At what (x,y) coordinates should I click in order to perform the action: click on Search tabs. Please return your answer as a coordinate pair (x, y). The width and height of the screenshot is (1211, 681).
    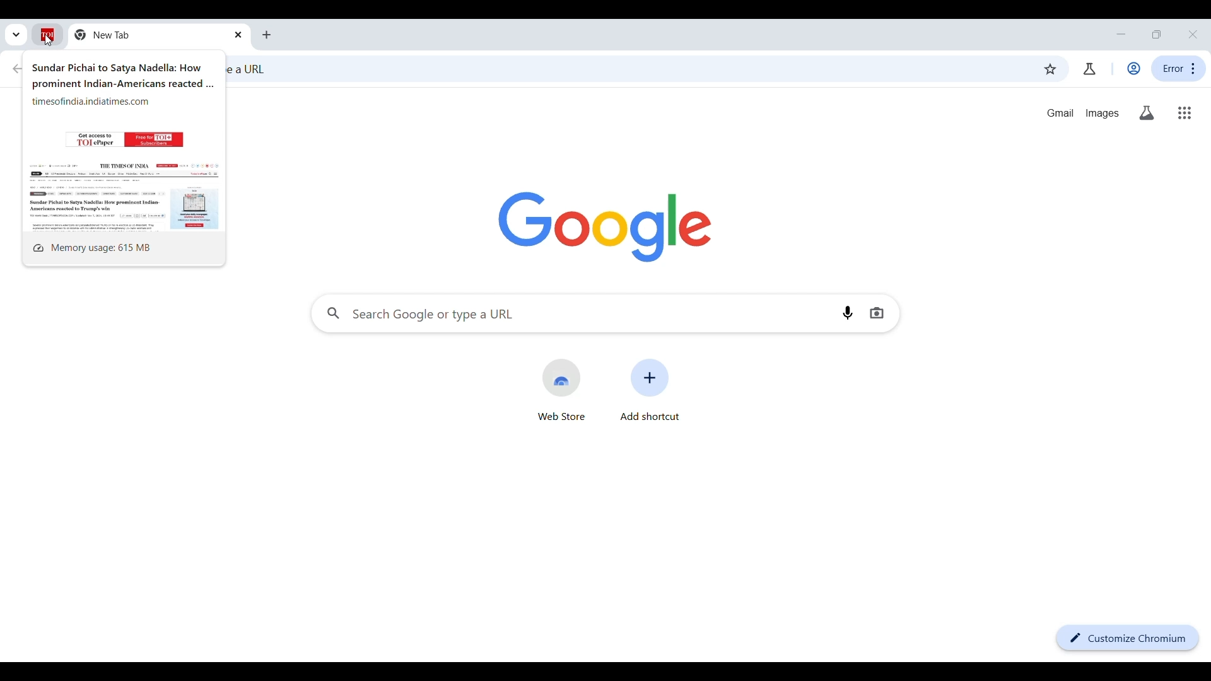
    Looking at the image, I should click on (16, 35).